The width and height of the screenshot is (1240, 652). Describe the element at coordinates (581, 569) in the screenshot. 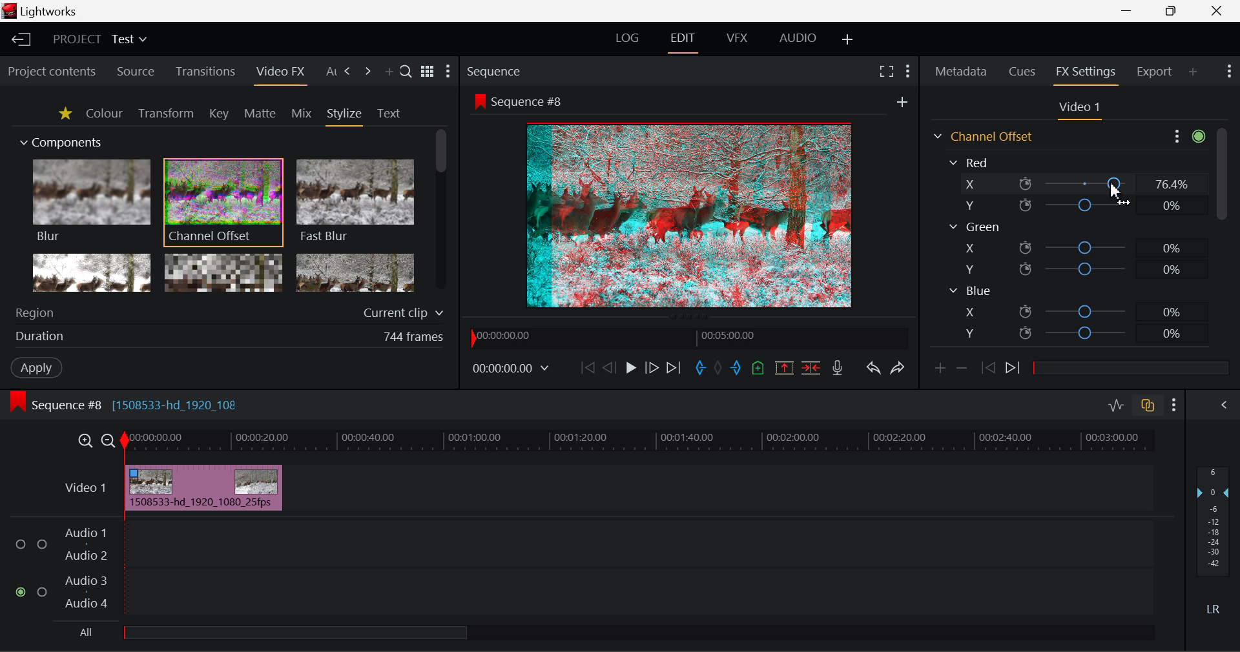

I see `Audio Input Field` at that location.